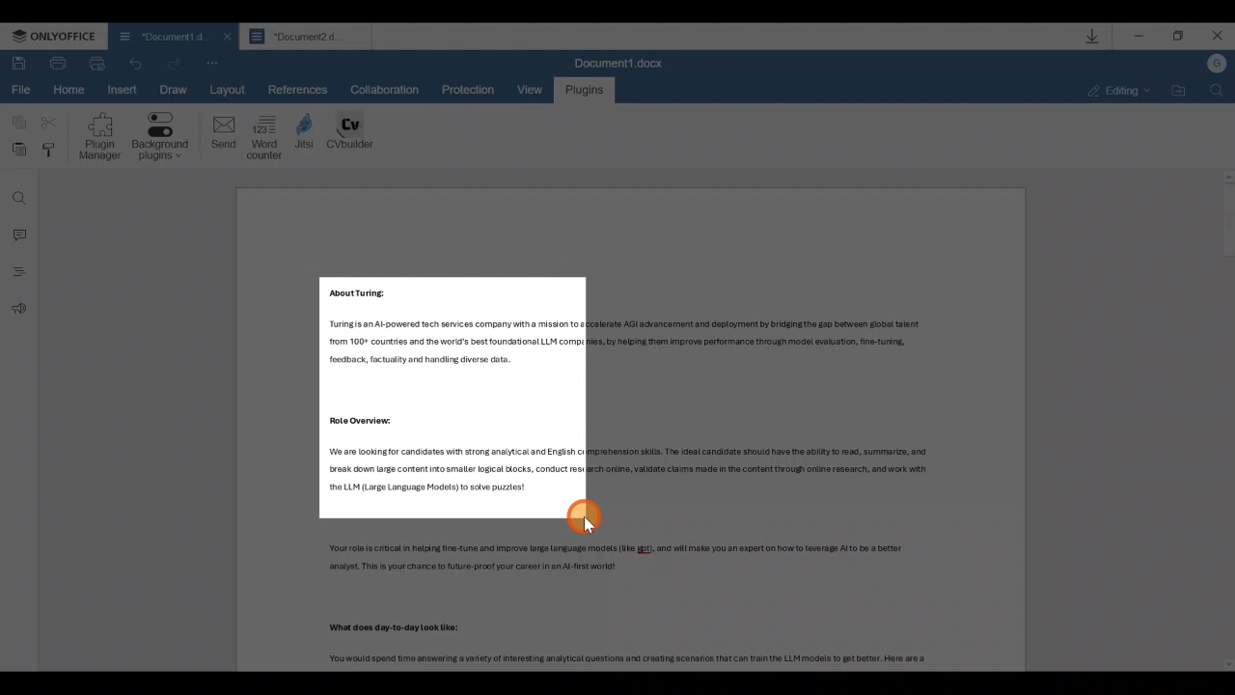 Image resolution: width=1235 pixels, height=695 pixels. I want to click on View, so click(535, 86).